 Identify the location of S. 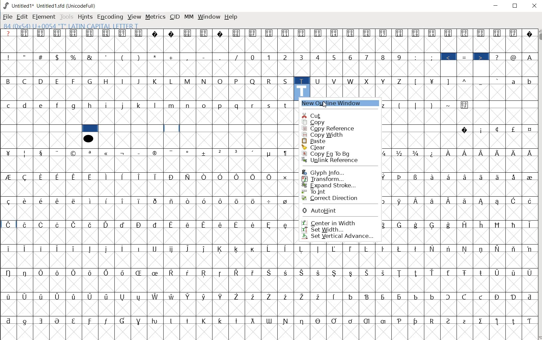
(286, 81).